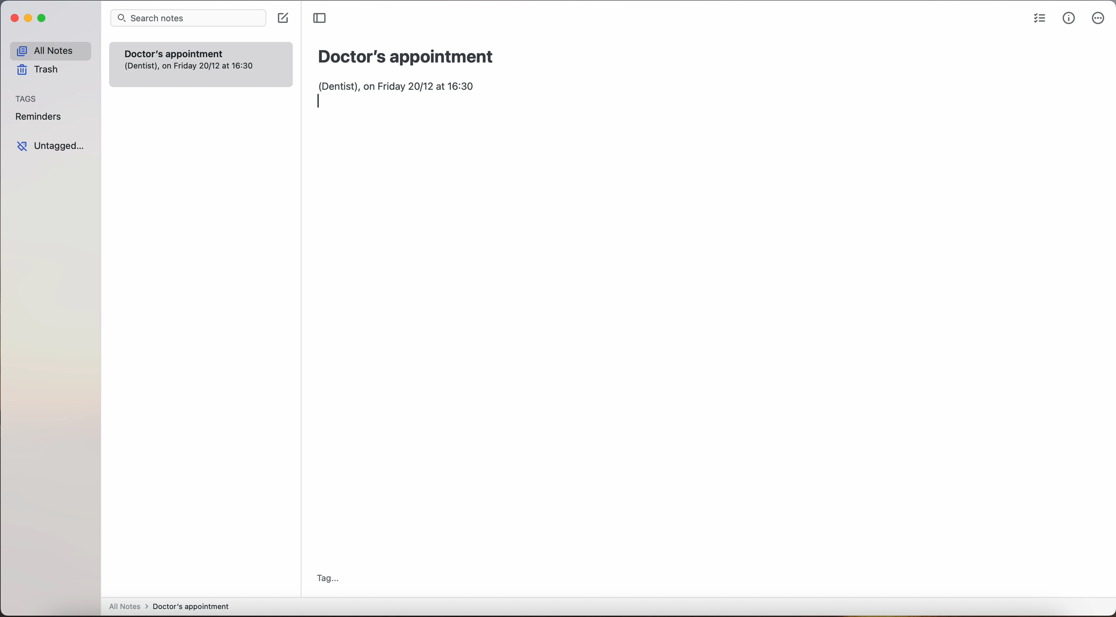 The image size is (1116, 617). Describe the element at coordinates (13, 18) in the screenshot. I see `close app` at that location.